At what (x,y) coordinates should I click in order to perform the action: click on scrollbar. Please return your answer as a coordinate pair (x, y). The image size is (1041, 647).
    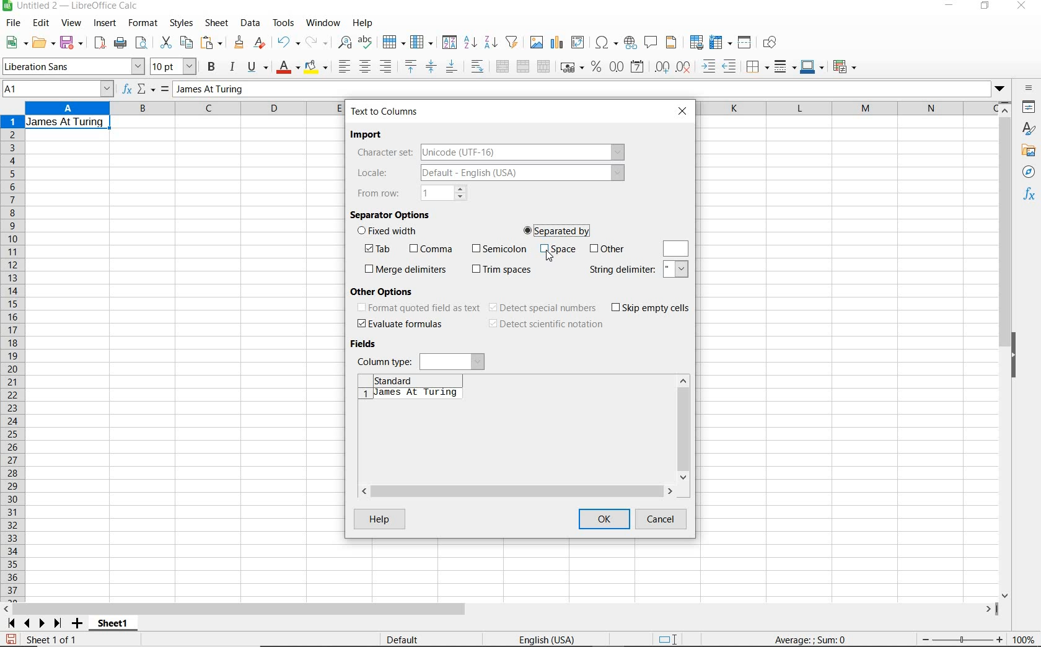
    Looking at the image, I should click on (521, 492).